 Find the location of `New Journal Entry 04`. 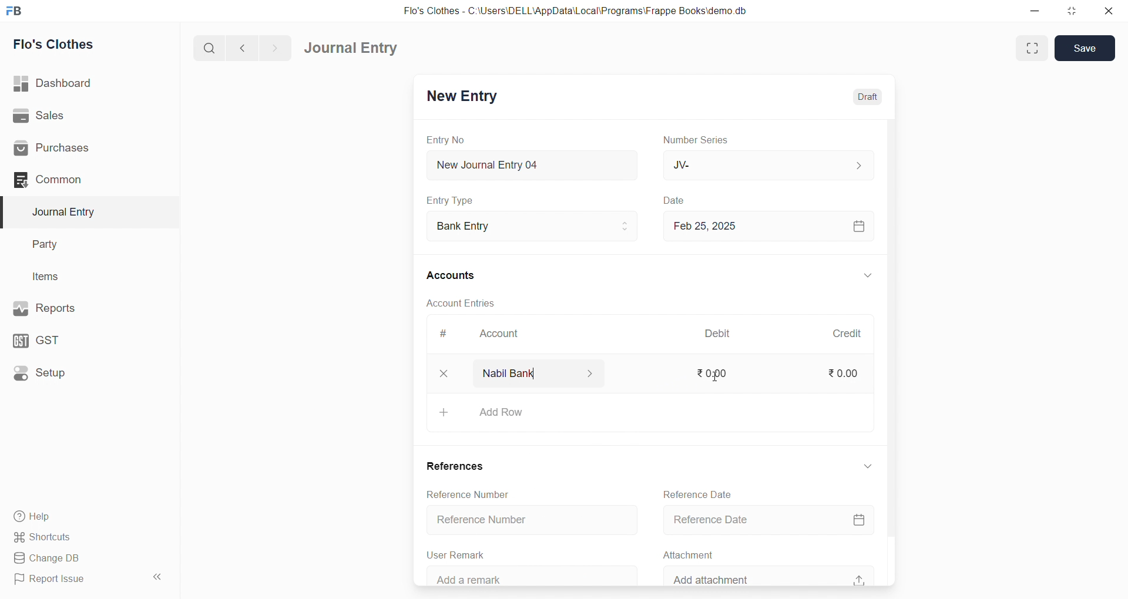

New Journal Entry 04 is located at coordinates (529, 164).